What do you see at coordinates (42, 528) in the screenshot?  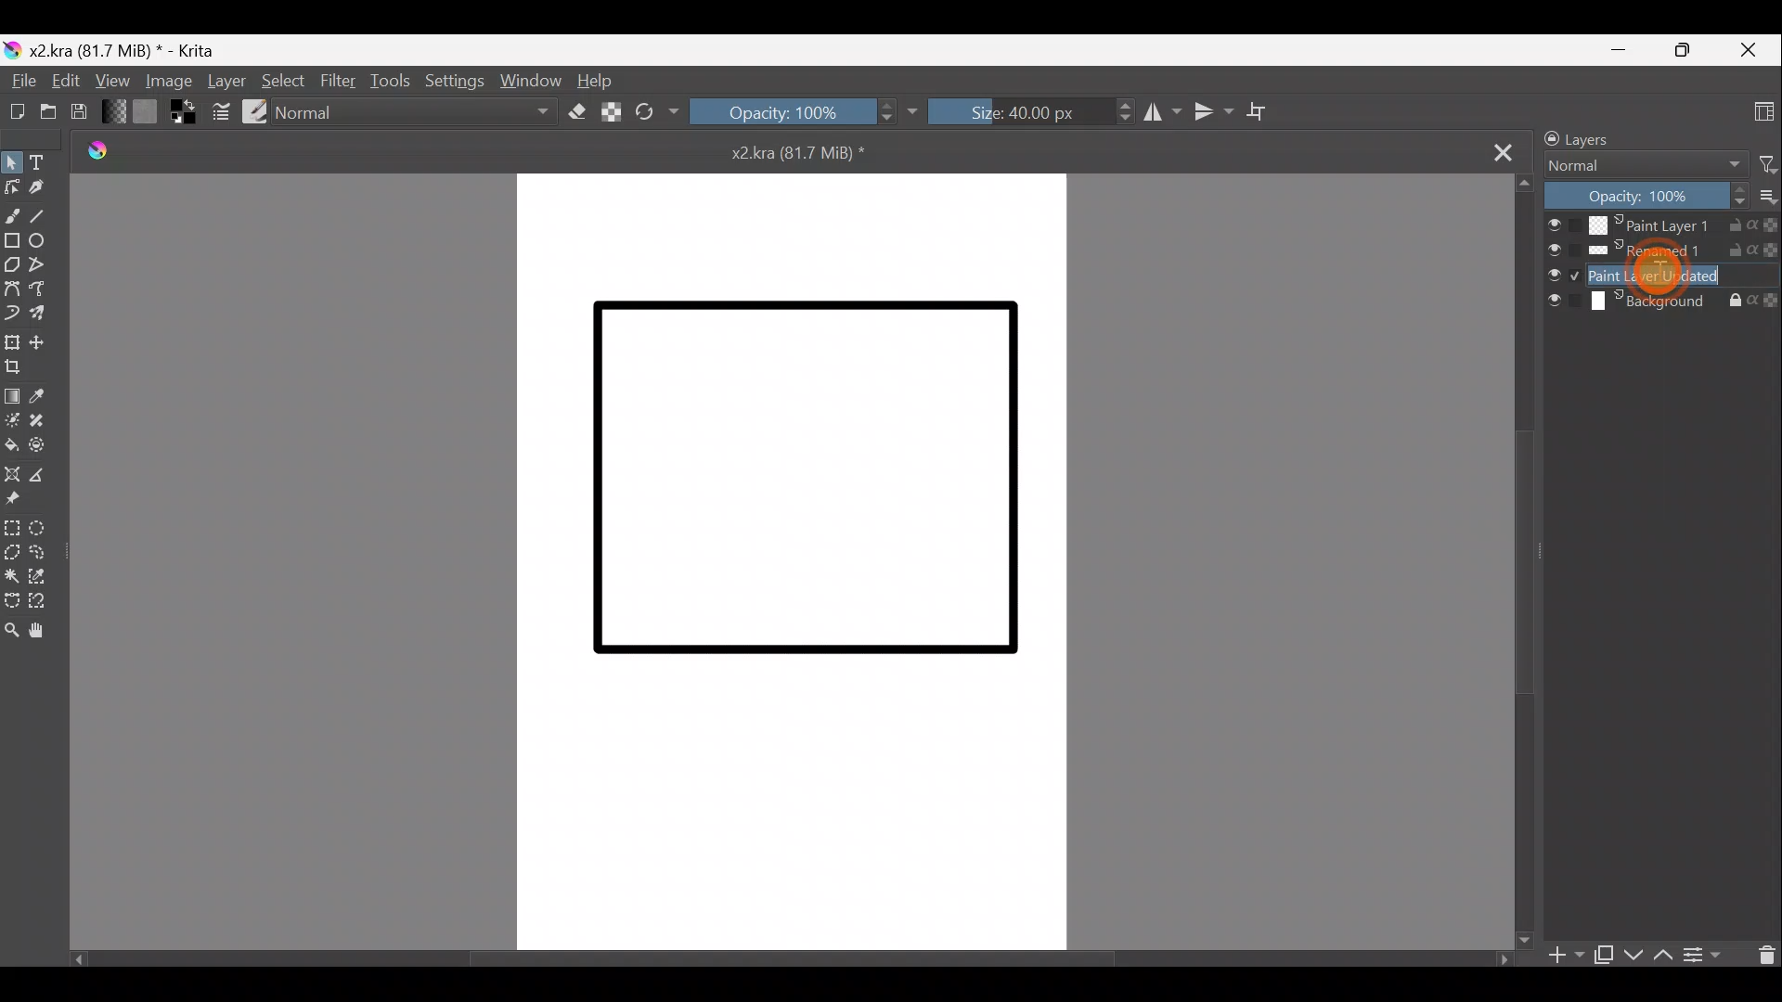 I see `Elliptical selection tool` at bounding box center [42, 528].